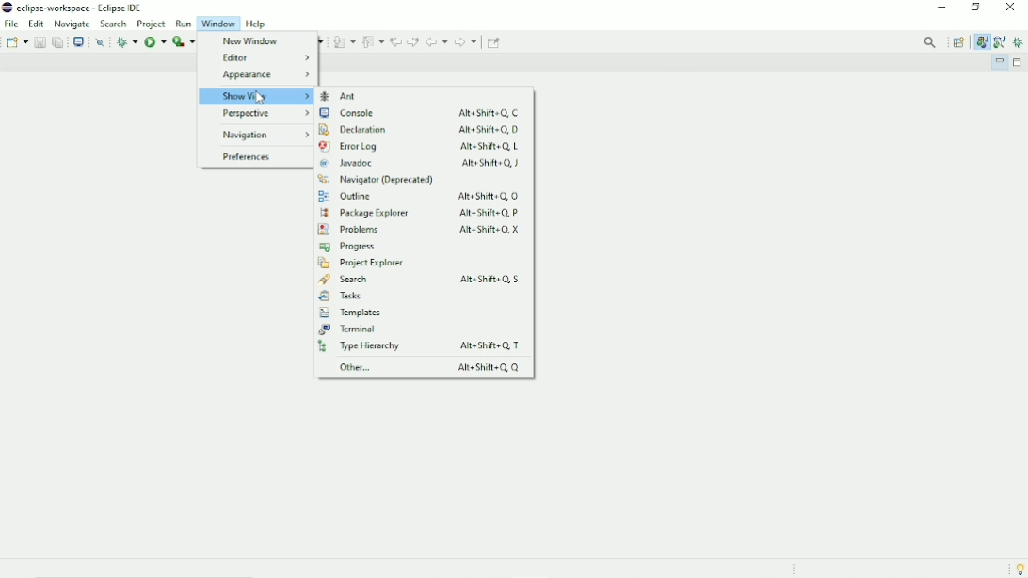 This screenshot has width=1028, height=578. Describe the element at coordinates (264, 58) in the screenshot. I see `Editor` at that location.